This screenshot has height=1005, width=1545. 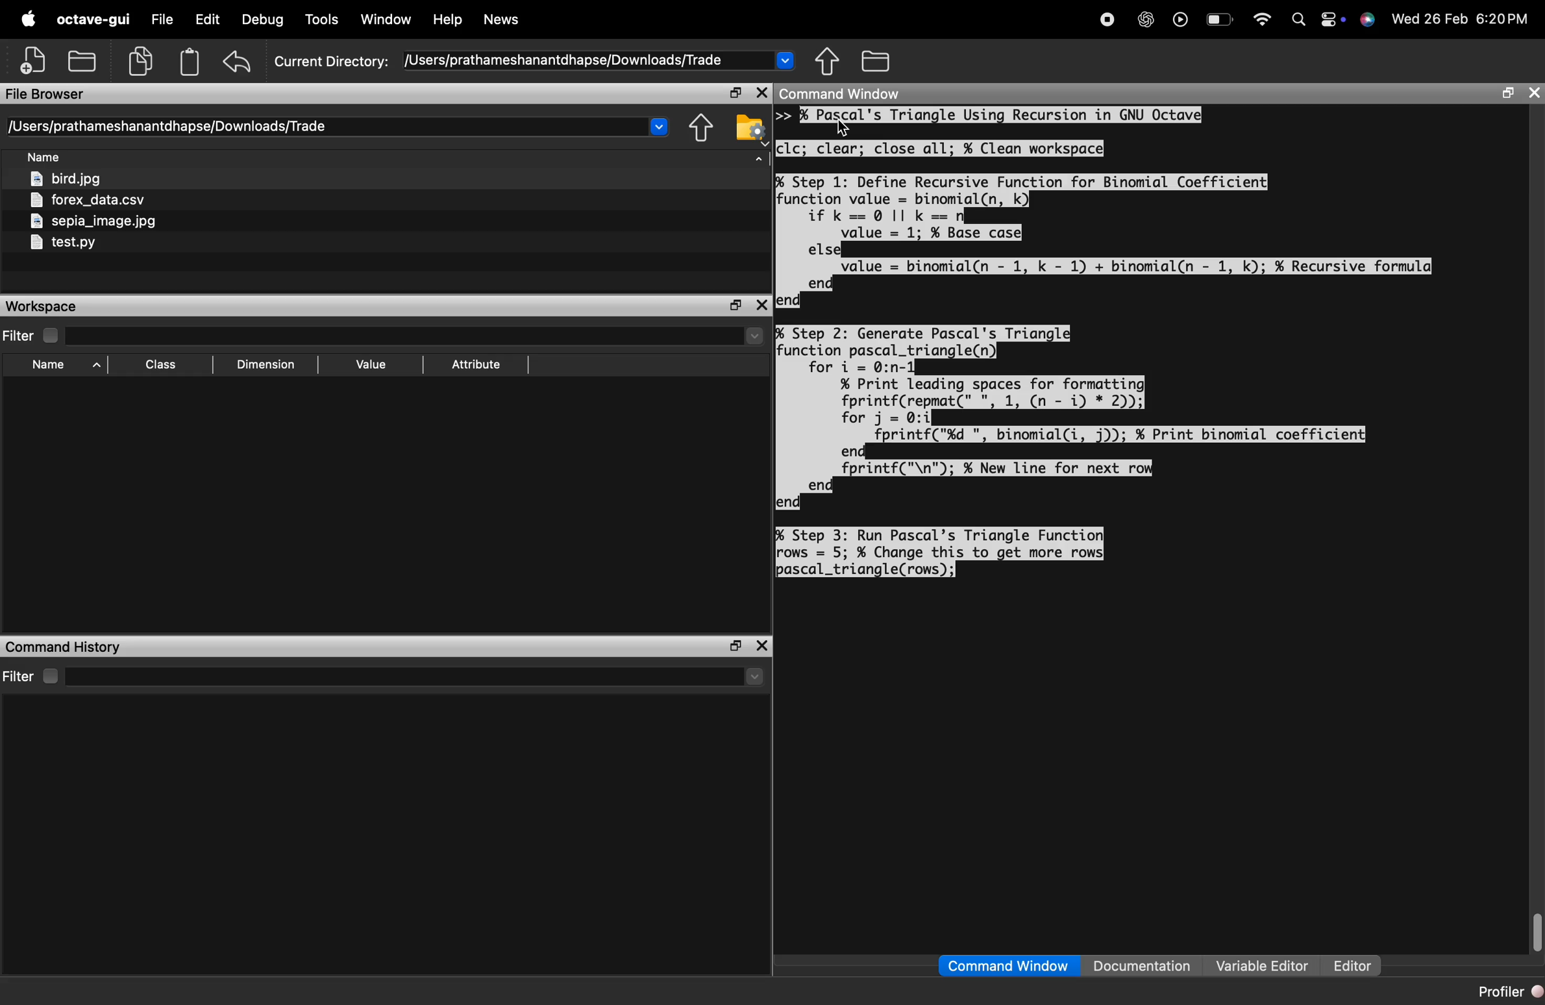 What do you see at coordinates (755, 678) in the screenshot?
I see `Dropdown` at bounding box center [755, 678].